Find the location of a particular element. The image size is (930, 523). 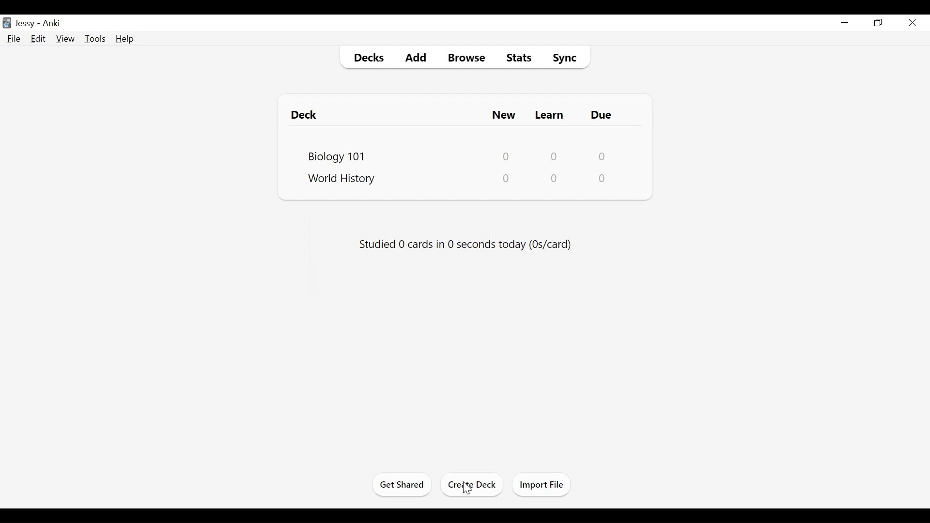

Restore is located at coordinates (878, 22).